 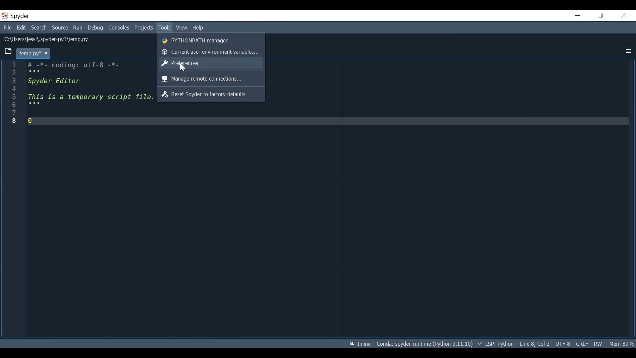 What do you see at coordinates (22, 28) in the screenshot?
I see `Edit` at bounding box center [22, 28].